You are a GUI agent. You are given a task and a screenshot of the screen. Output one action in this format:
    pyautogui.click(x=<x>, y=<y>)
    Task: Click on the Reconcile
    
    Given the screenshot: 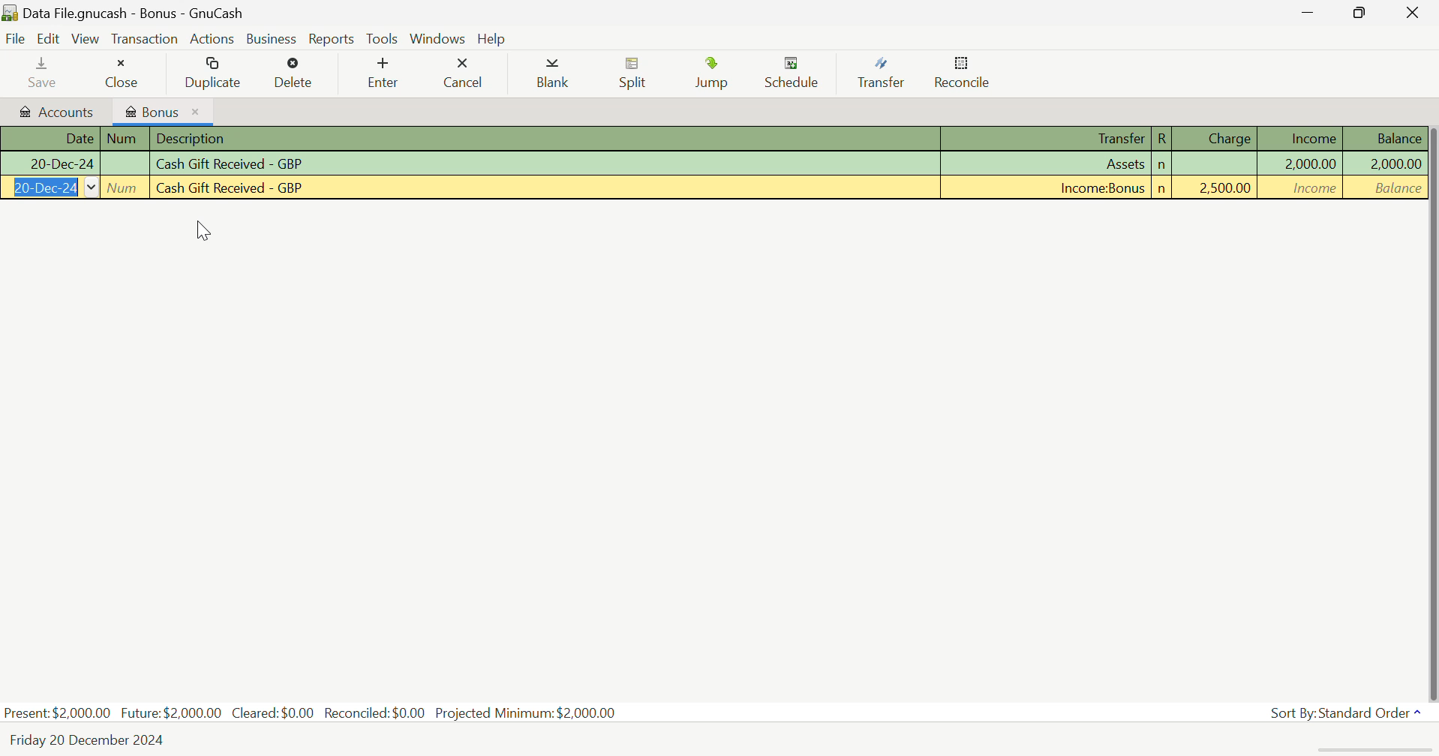 What is the action you would take?
    pyautogui.click(x=963, y=73)
    